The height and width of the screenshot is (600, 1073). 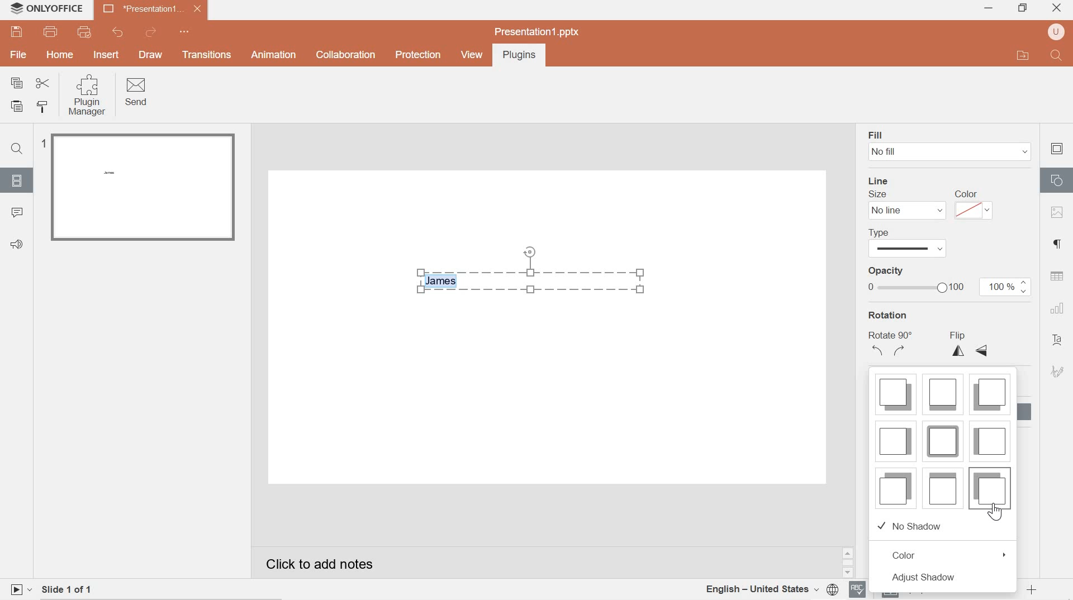 What do you see at coordinates (943, 554) in the screenshot?
I see `color` at bounding box center [943, 554].